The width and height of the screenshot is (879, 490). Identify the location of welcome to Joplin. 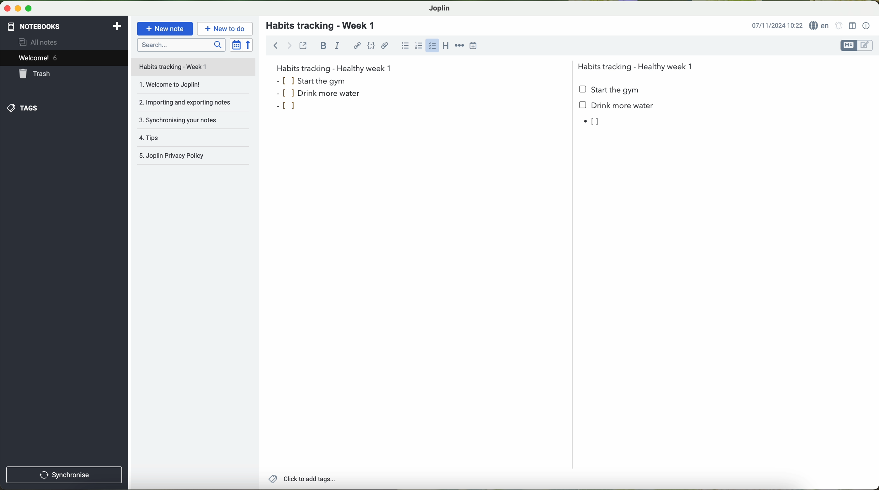
(192, 88).